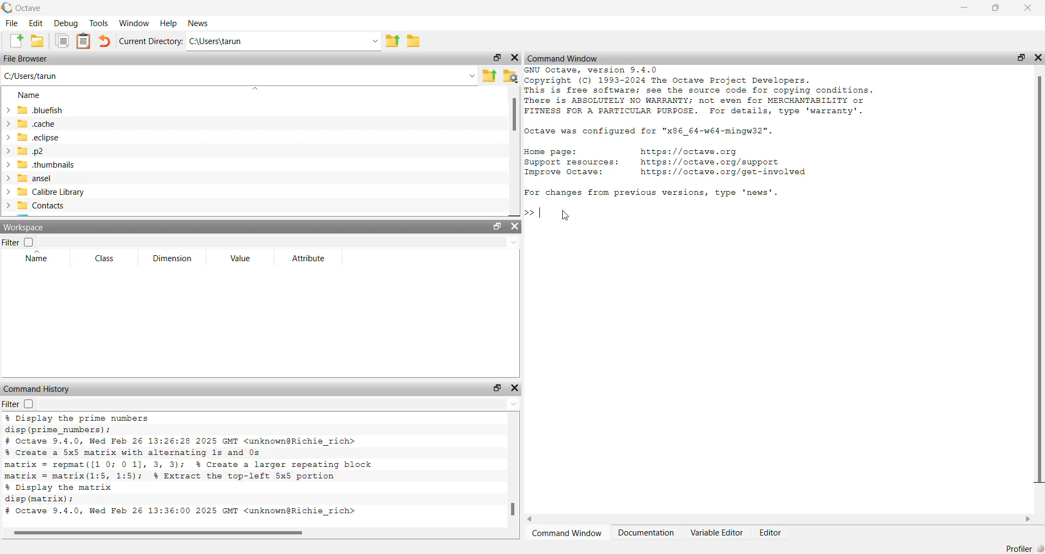 The image size is (1045, 554). I want to click on attribute, so click(309, 260).